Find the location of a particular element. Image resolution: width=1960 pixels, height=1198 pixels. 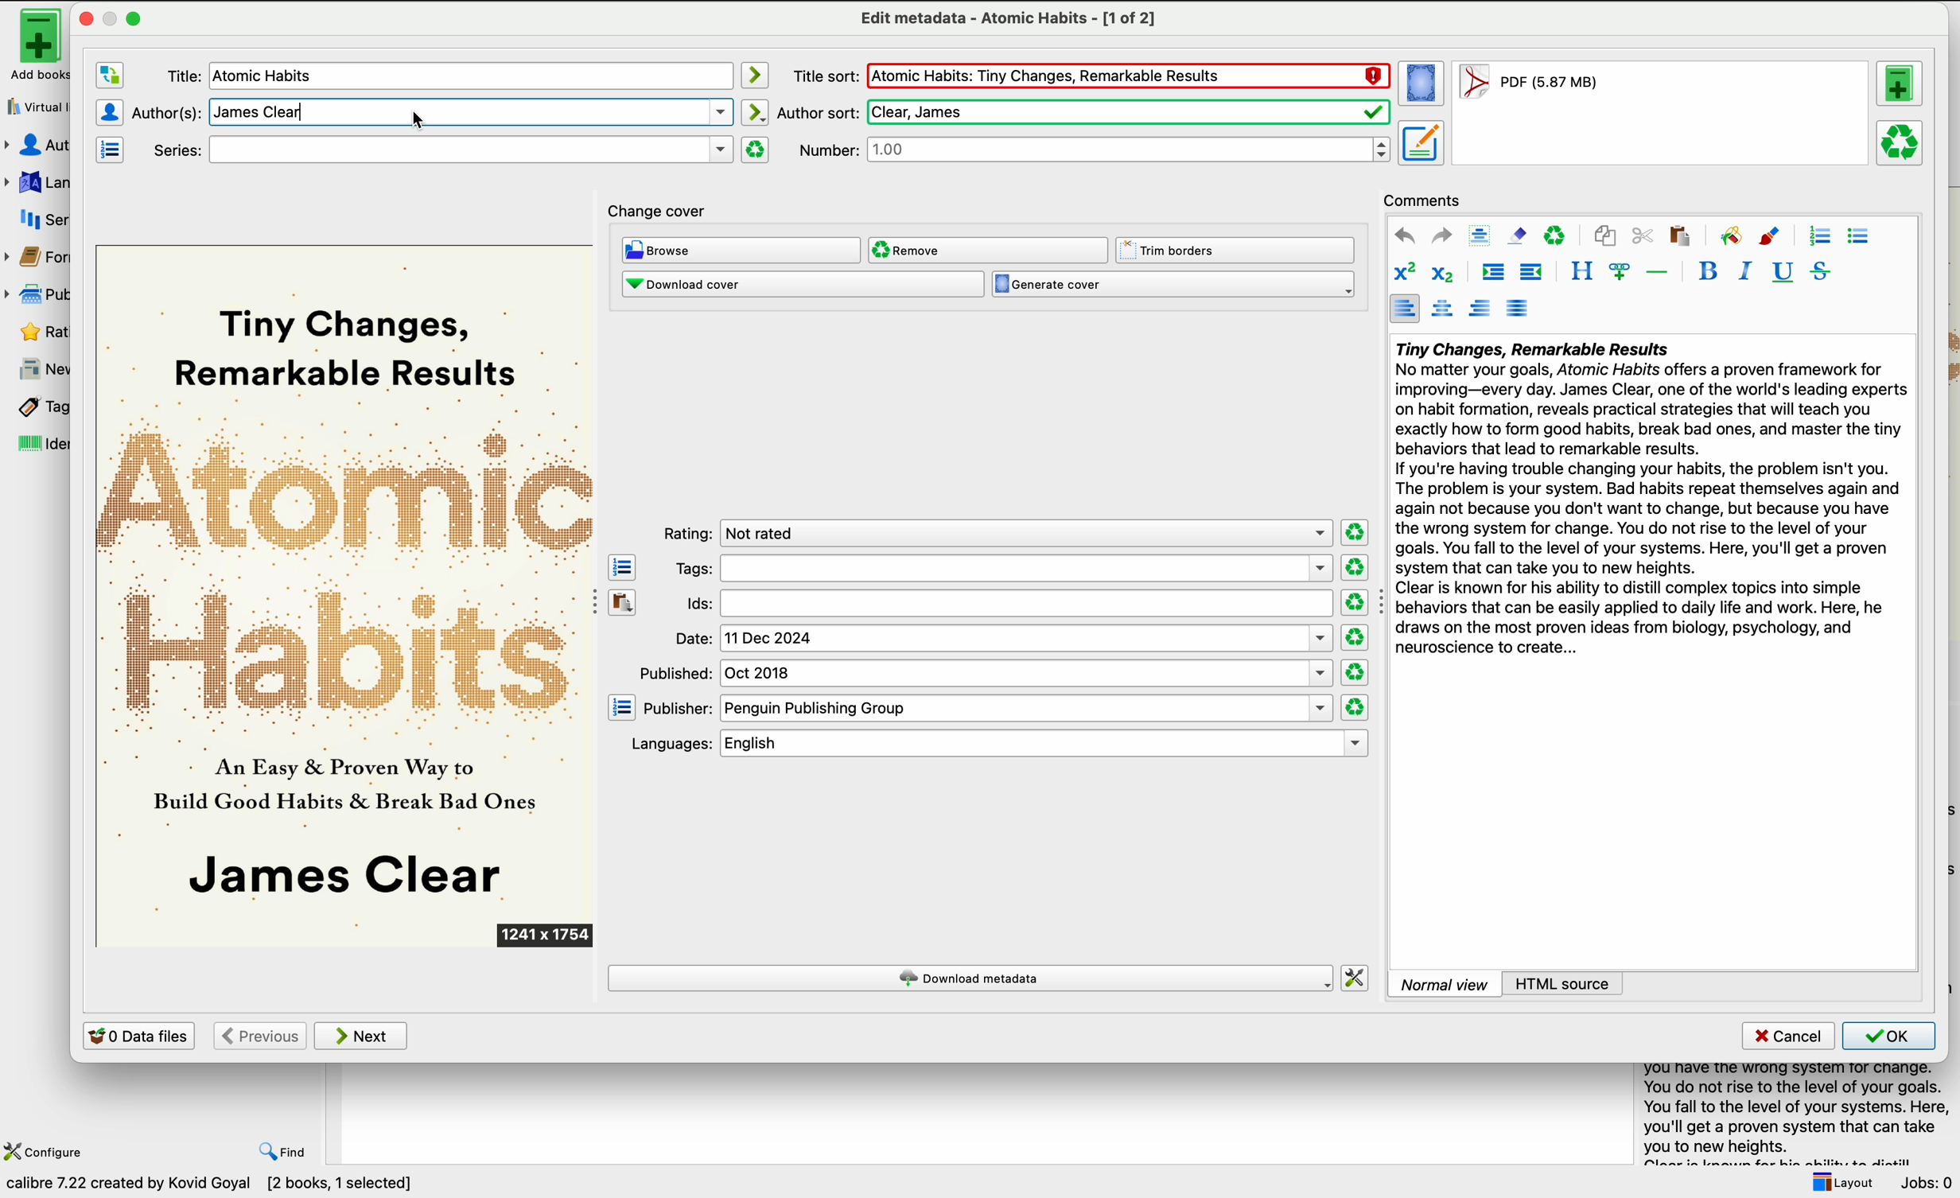

download metadata is located at coordinates (970, 978).